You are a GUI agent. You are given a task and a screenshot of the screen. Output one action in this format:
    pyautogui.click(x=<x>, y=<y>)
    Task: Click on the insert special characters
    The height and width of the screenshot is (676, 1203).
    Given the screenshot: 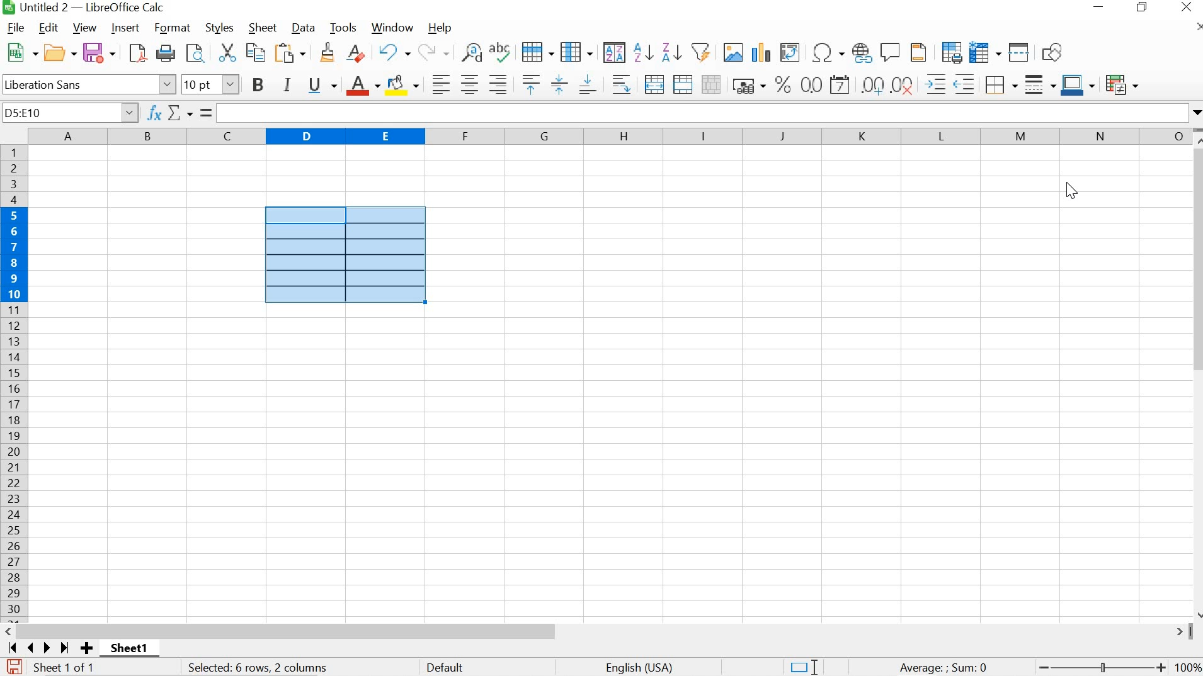 What is the action you would take?
    pyautogui.click(x=829, y=51)
    